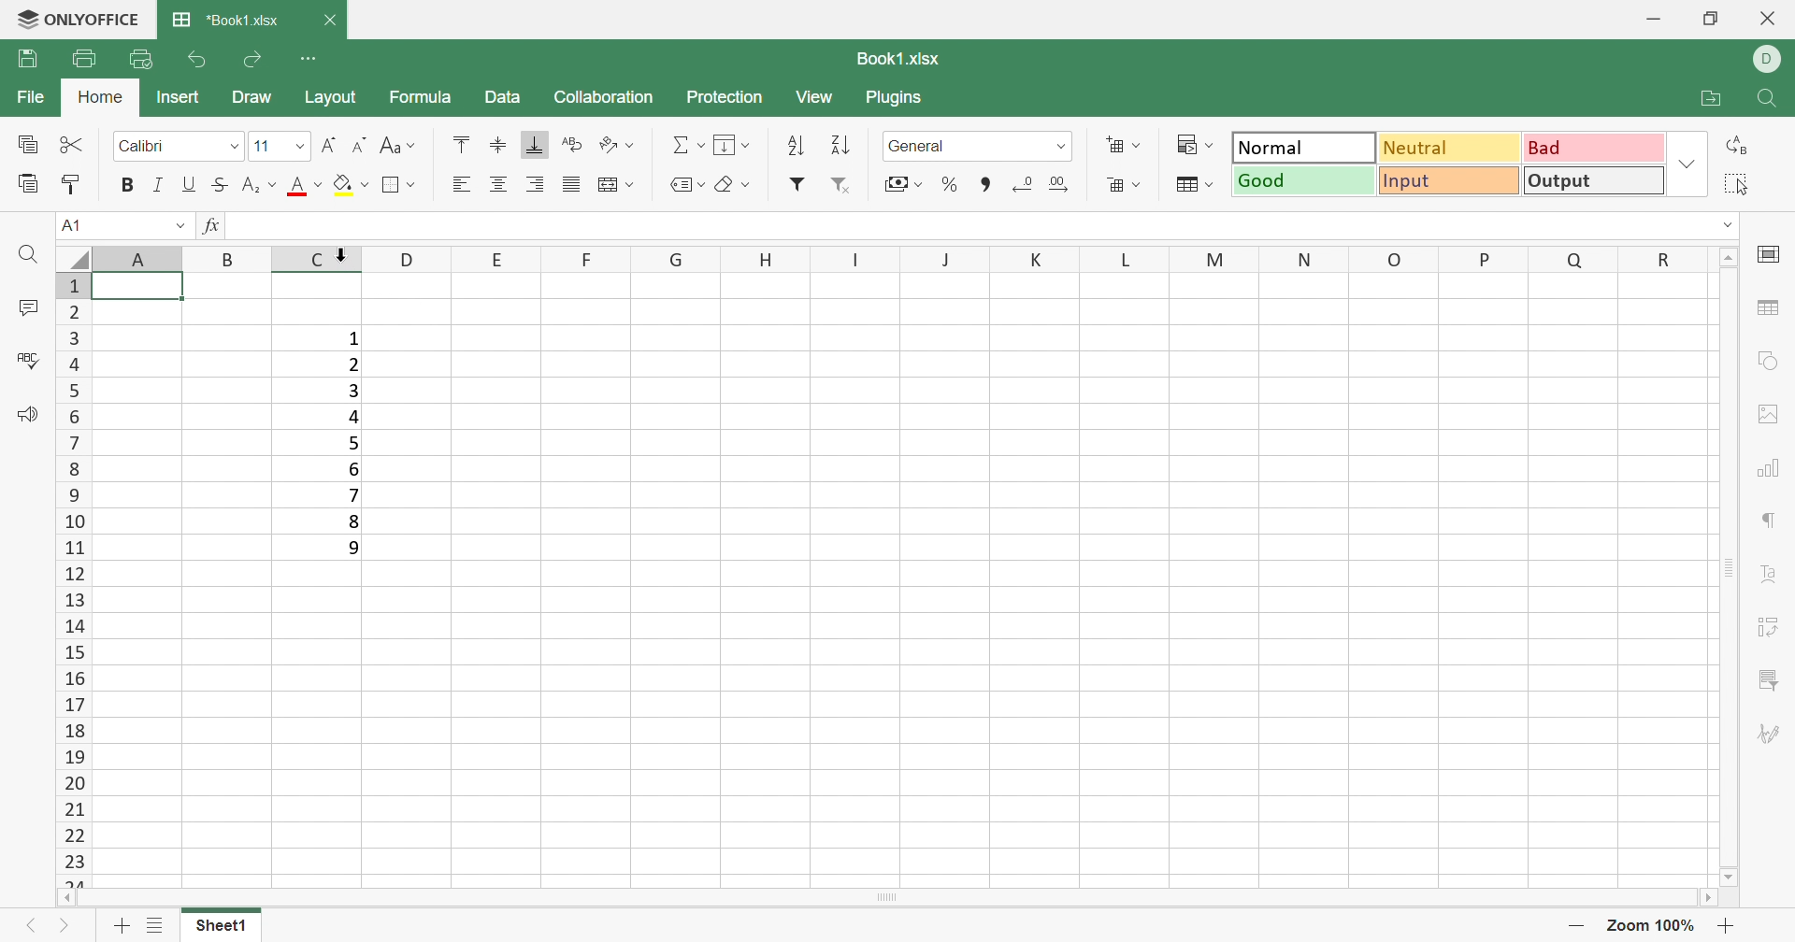 This screenshot has width=1795, height=942. What do you see at coordinates (318, 260) in the screenshot?
I see `C` at bounding box center [318, 260].